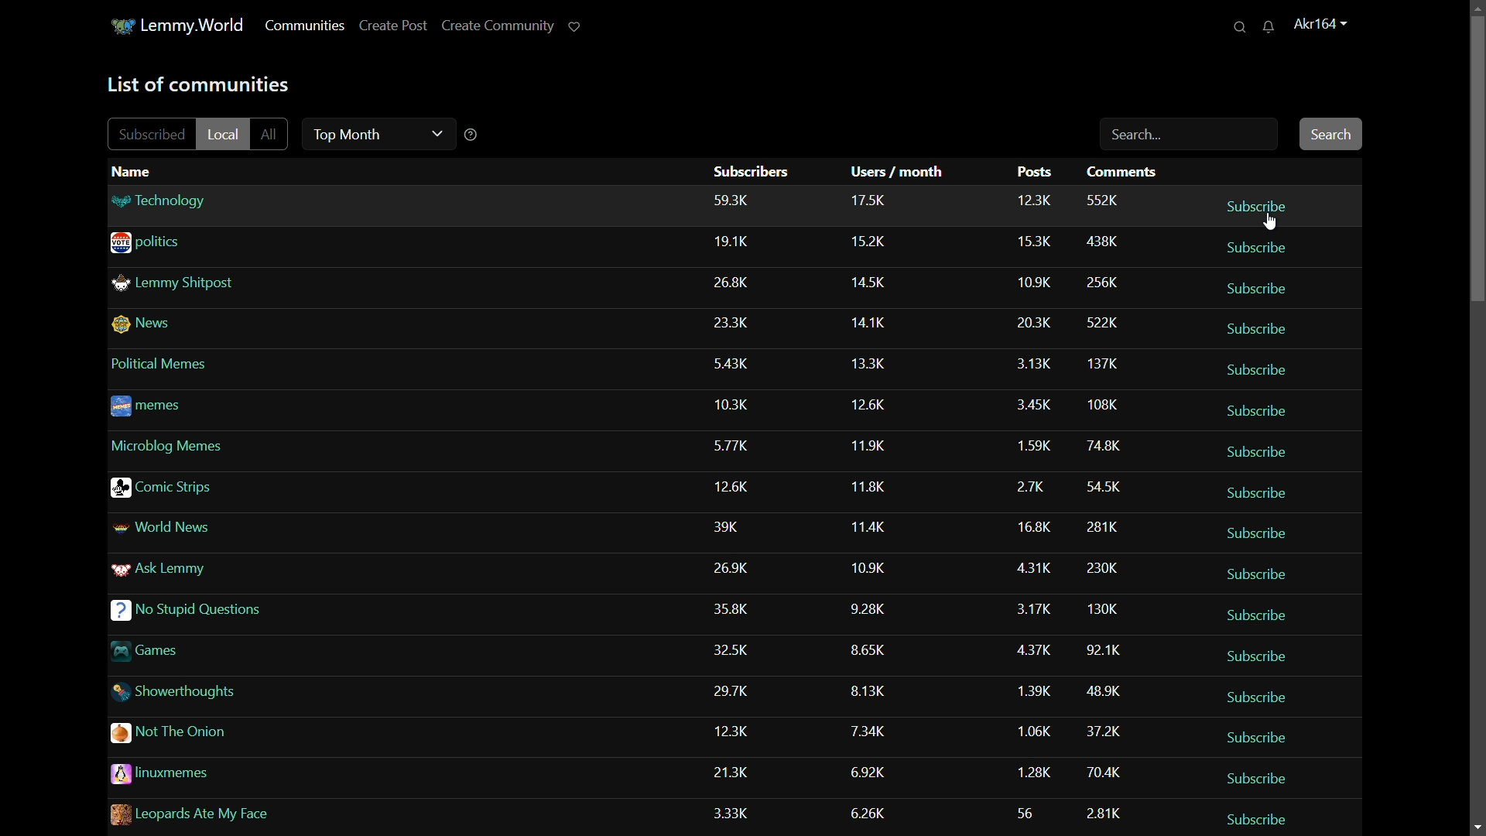 This screenshot has width=1486, height=836. What do you see at coordinates (197, 84) in the screenshot?
I see `list of communities` at bounding box center [197, 84].